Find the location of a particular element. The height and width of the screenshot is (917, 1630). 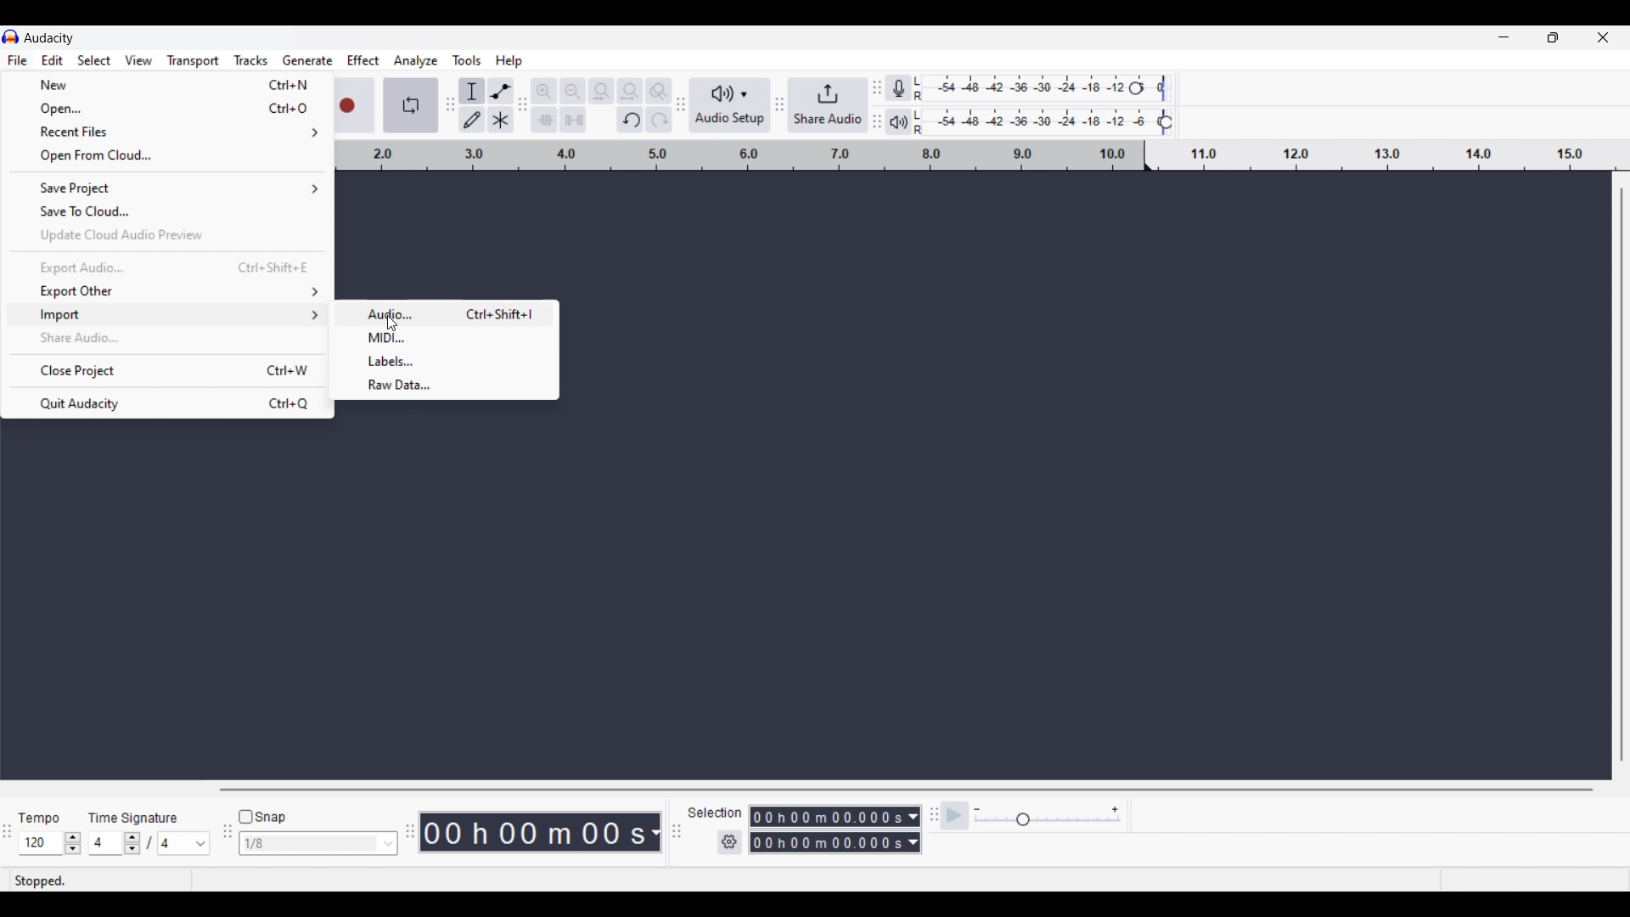

Min. playback speed is located at coordinates (977, 810).